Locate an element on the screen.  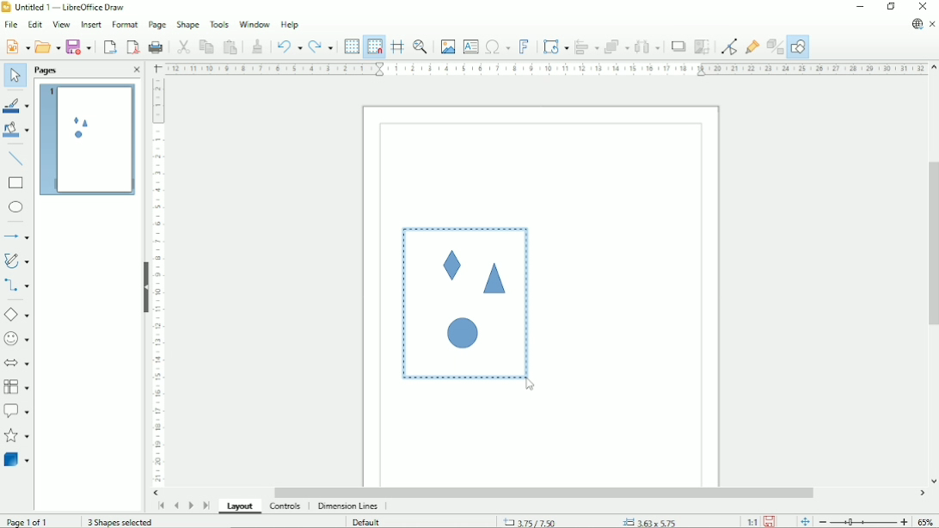
Page 1 of 1 is located at coordinates (28, 522).